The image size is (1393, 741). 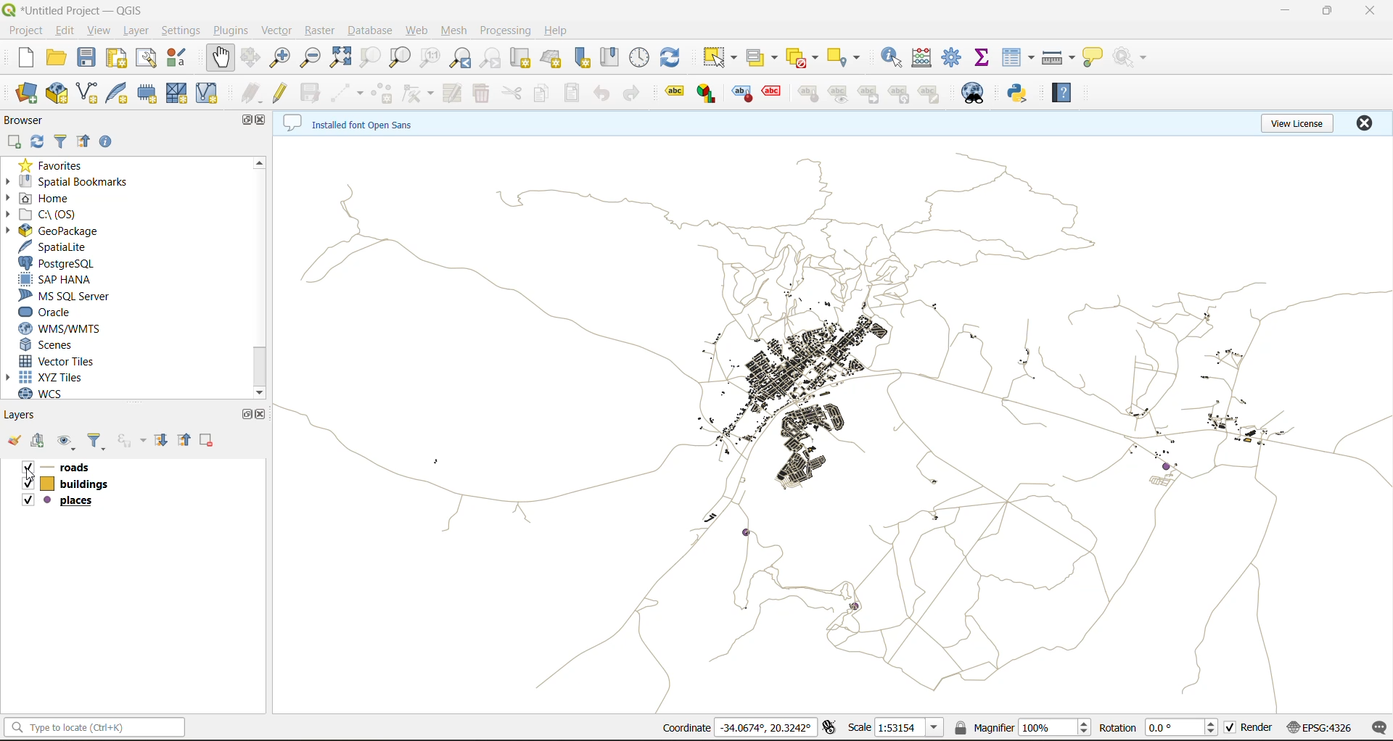 I want to click on toggle extents, so click(x=830, y=728).